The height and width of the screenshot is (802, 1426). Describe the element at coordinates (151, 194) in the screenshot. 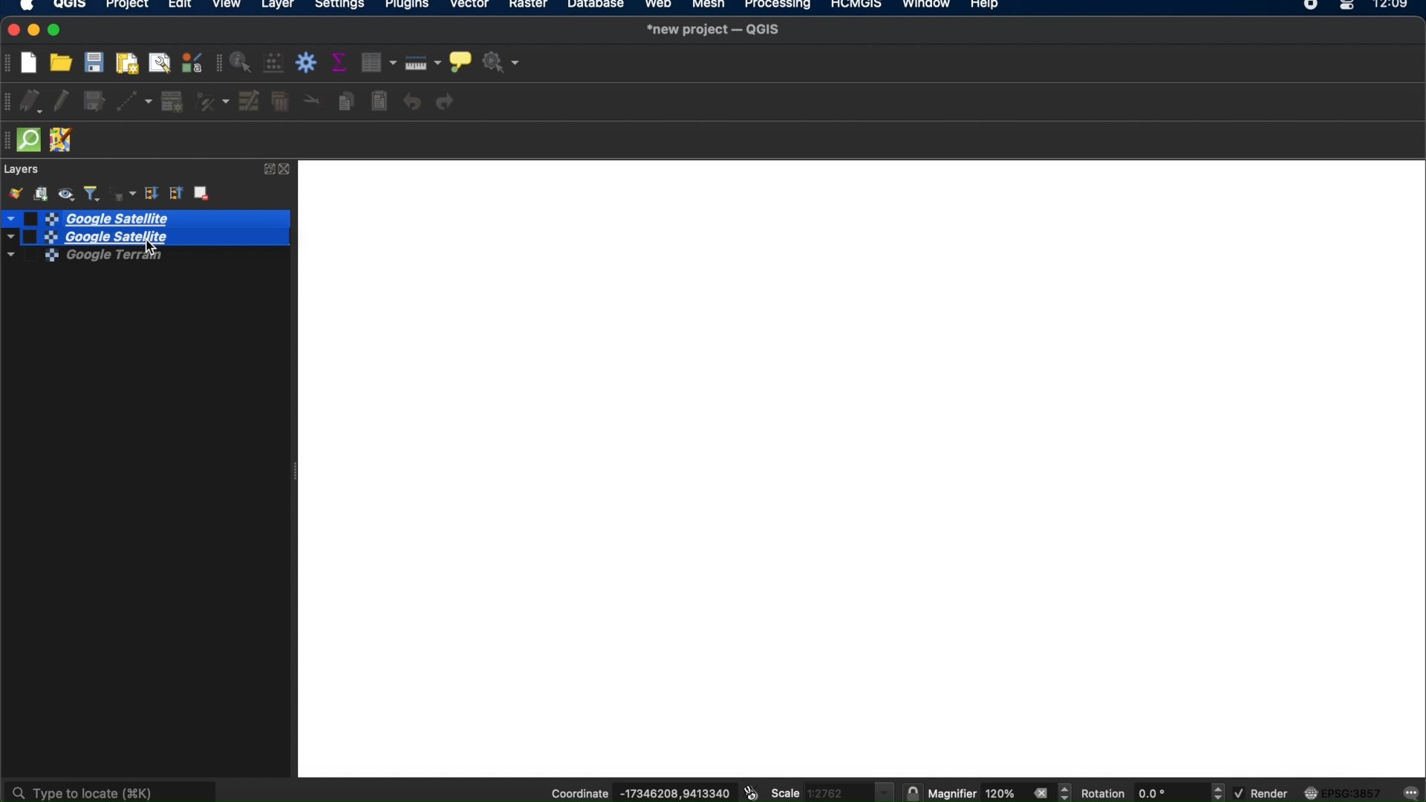

I see `expand all` at that location.